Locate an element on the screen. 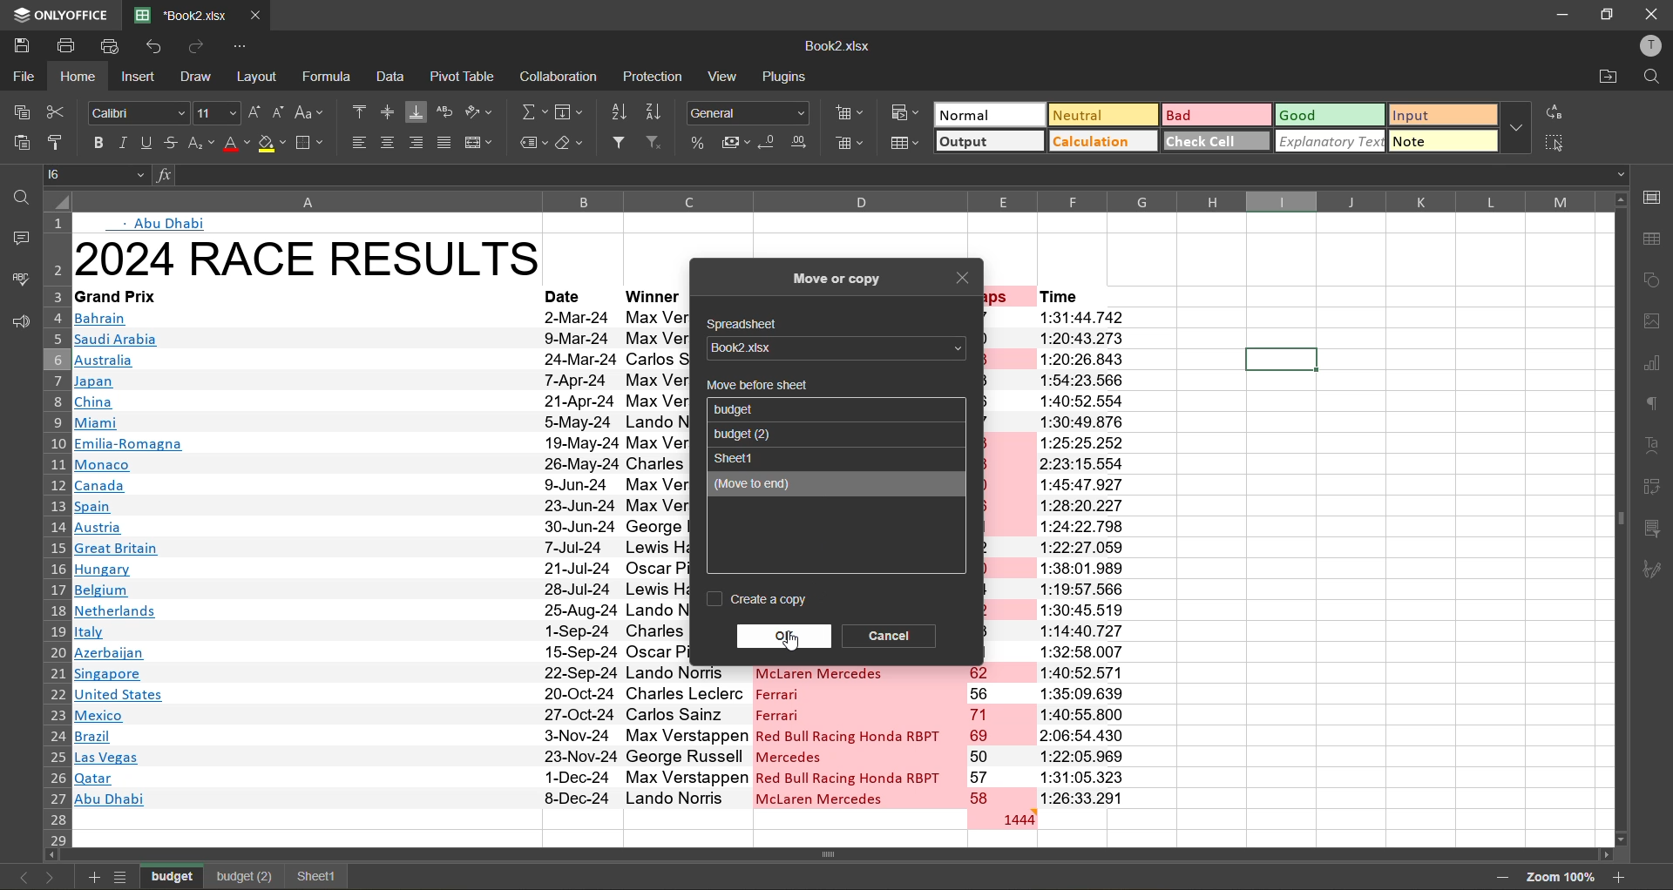 This screenshot has width=1673, height=890. decrease decimal is located at coordinates (770, 143).